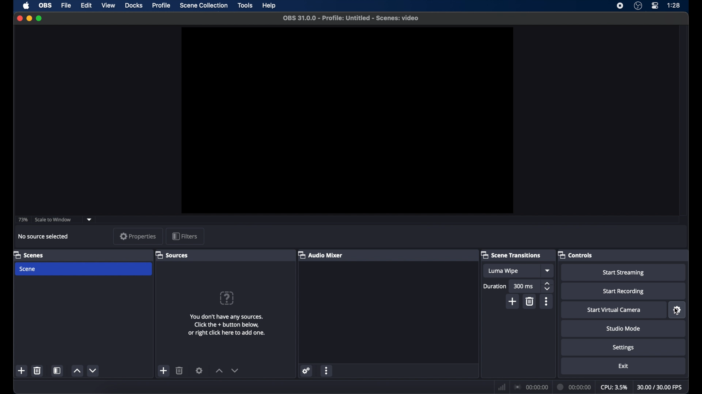 The width and height of the screenshot is (702, 394). Describe the element at coordinates (655, 6) in the screenshot. I see `control center` at that location.